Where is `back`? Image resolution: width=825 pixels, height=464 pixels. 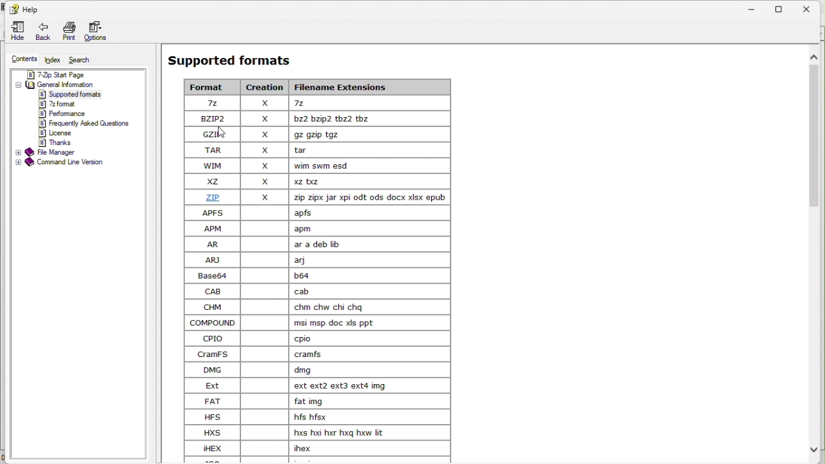
back is located at coordinates (41, 30).